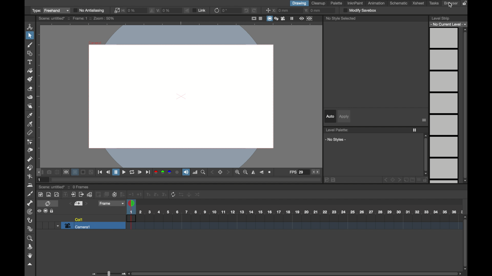 This screenshot has height=276, width=492. I want to click on drag handle, so click(30, 264).